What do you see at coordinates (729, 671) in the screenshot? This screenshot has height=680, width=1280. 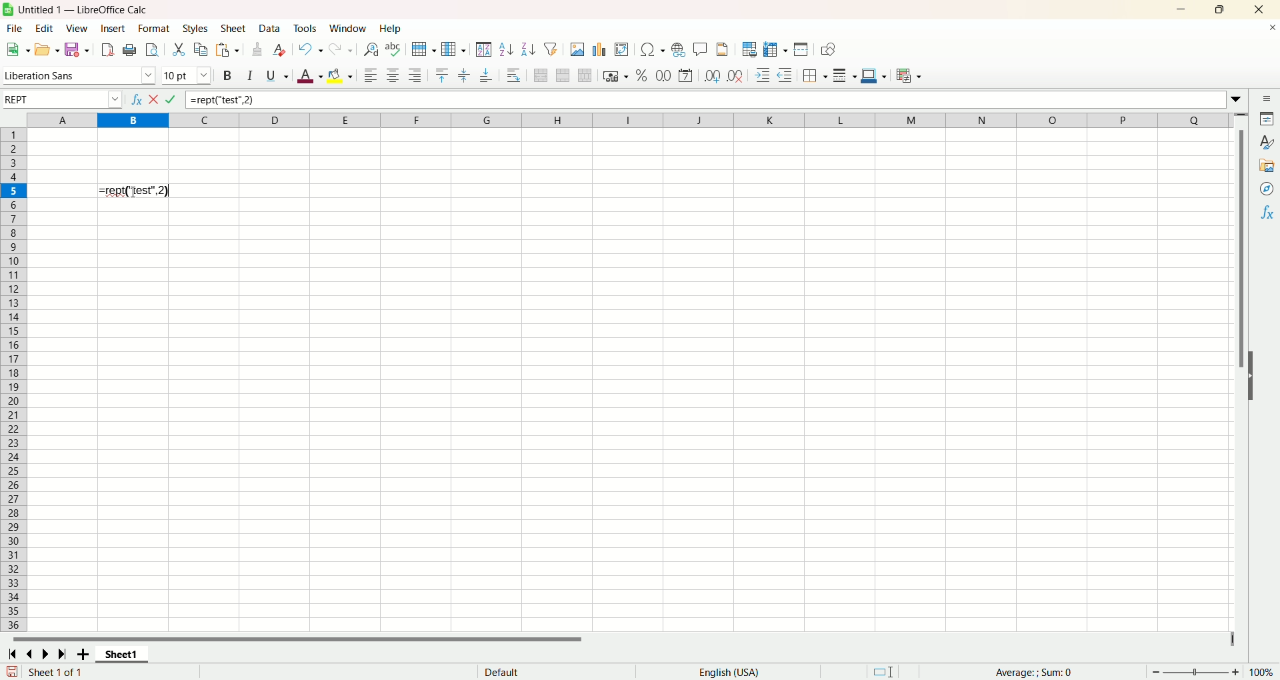 I see `language` at bounding box center [729, 671].